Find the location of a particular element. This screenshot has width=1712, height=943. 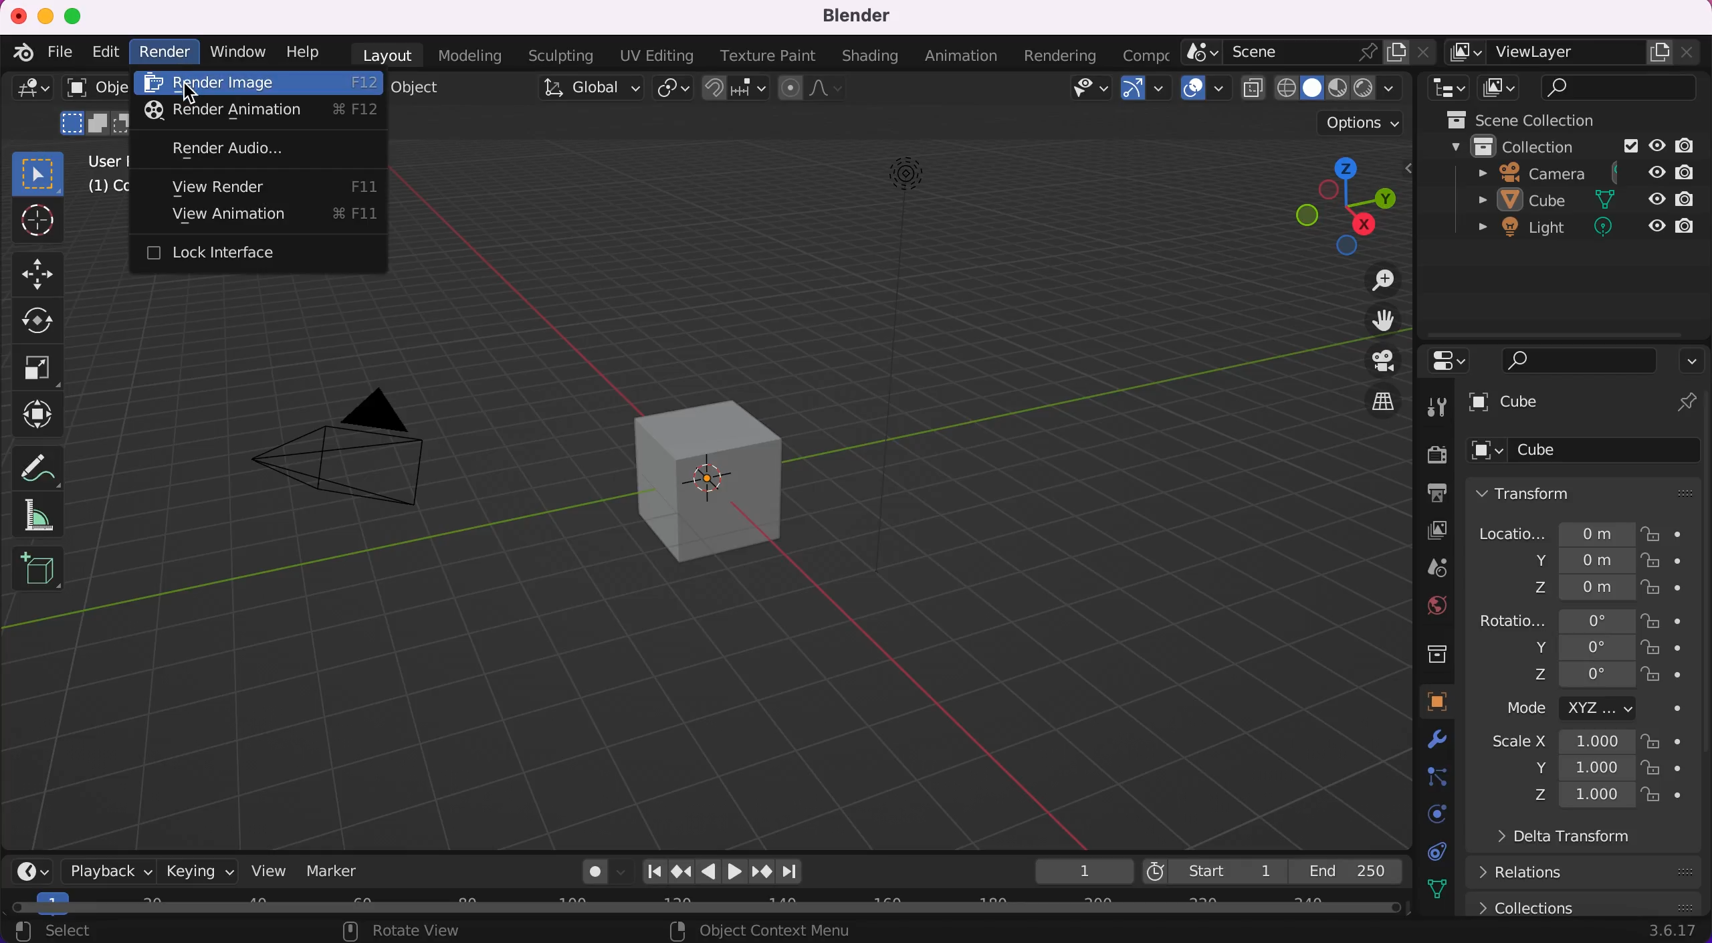

minimize is located at coordinates (46, 15).